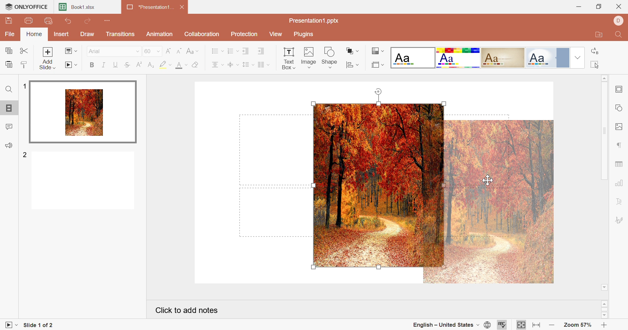 The image size is (628, 330). Describe the element at coordinates (121, 34) in the screenshot. I see `Transitions` at that location.